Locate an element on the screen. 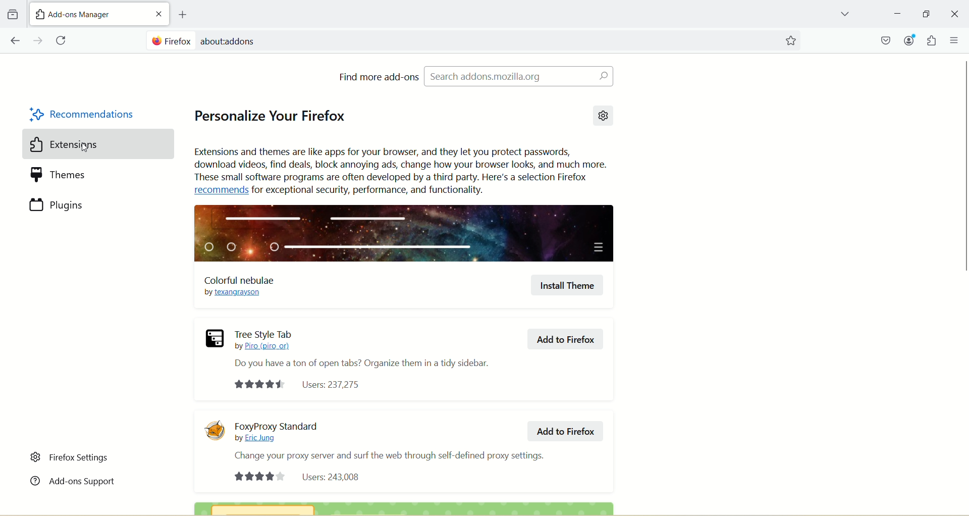  Search Addons.Mozilla.org is located at coordinates (518, 76).